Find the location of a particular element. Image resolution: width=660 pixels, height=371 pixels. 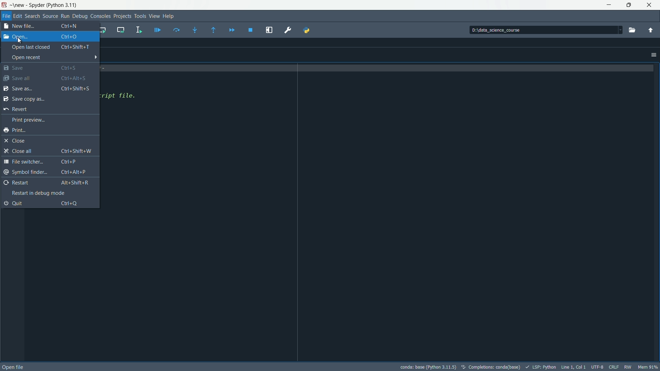

debug menu is located at coordinates (79, 16).